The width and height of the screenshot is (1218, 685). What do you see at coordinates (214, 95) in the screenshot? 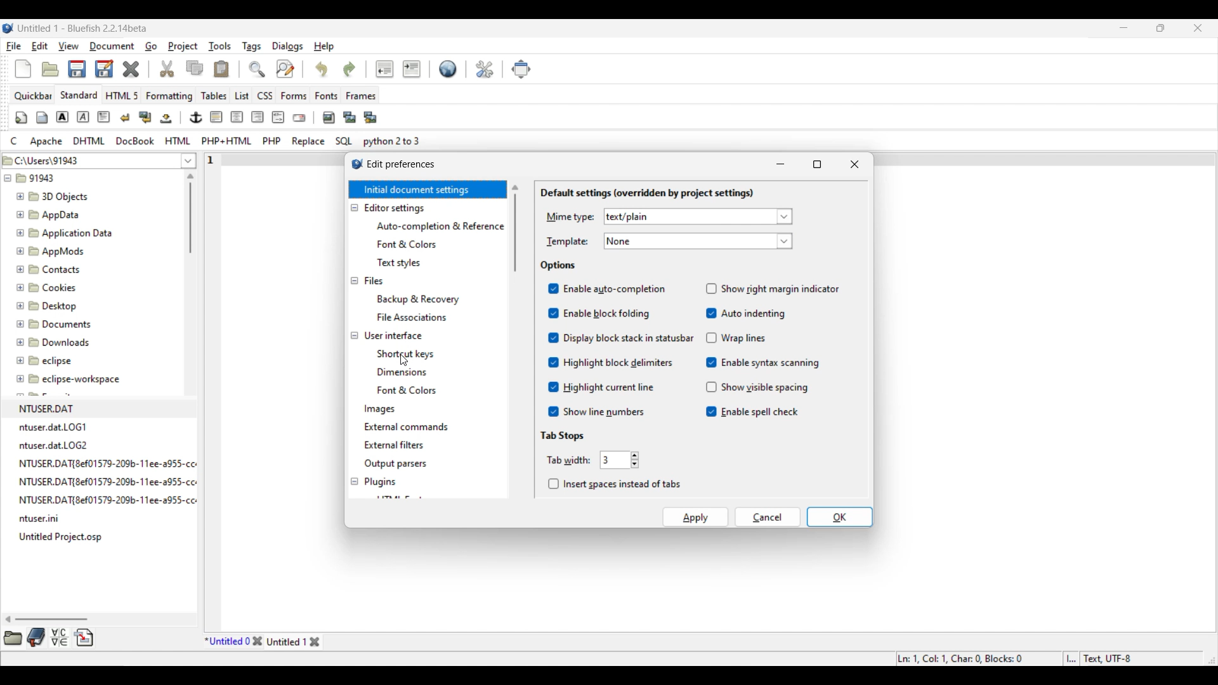
I see `Tables` at bounding box center [214, 95].